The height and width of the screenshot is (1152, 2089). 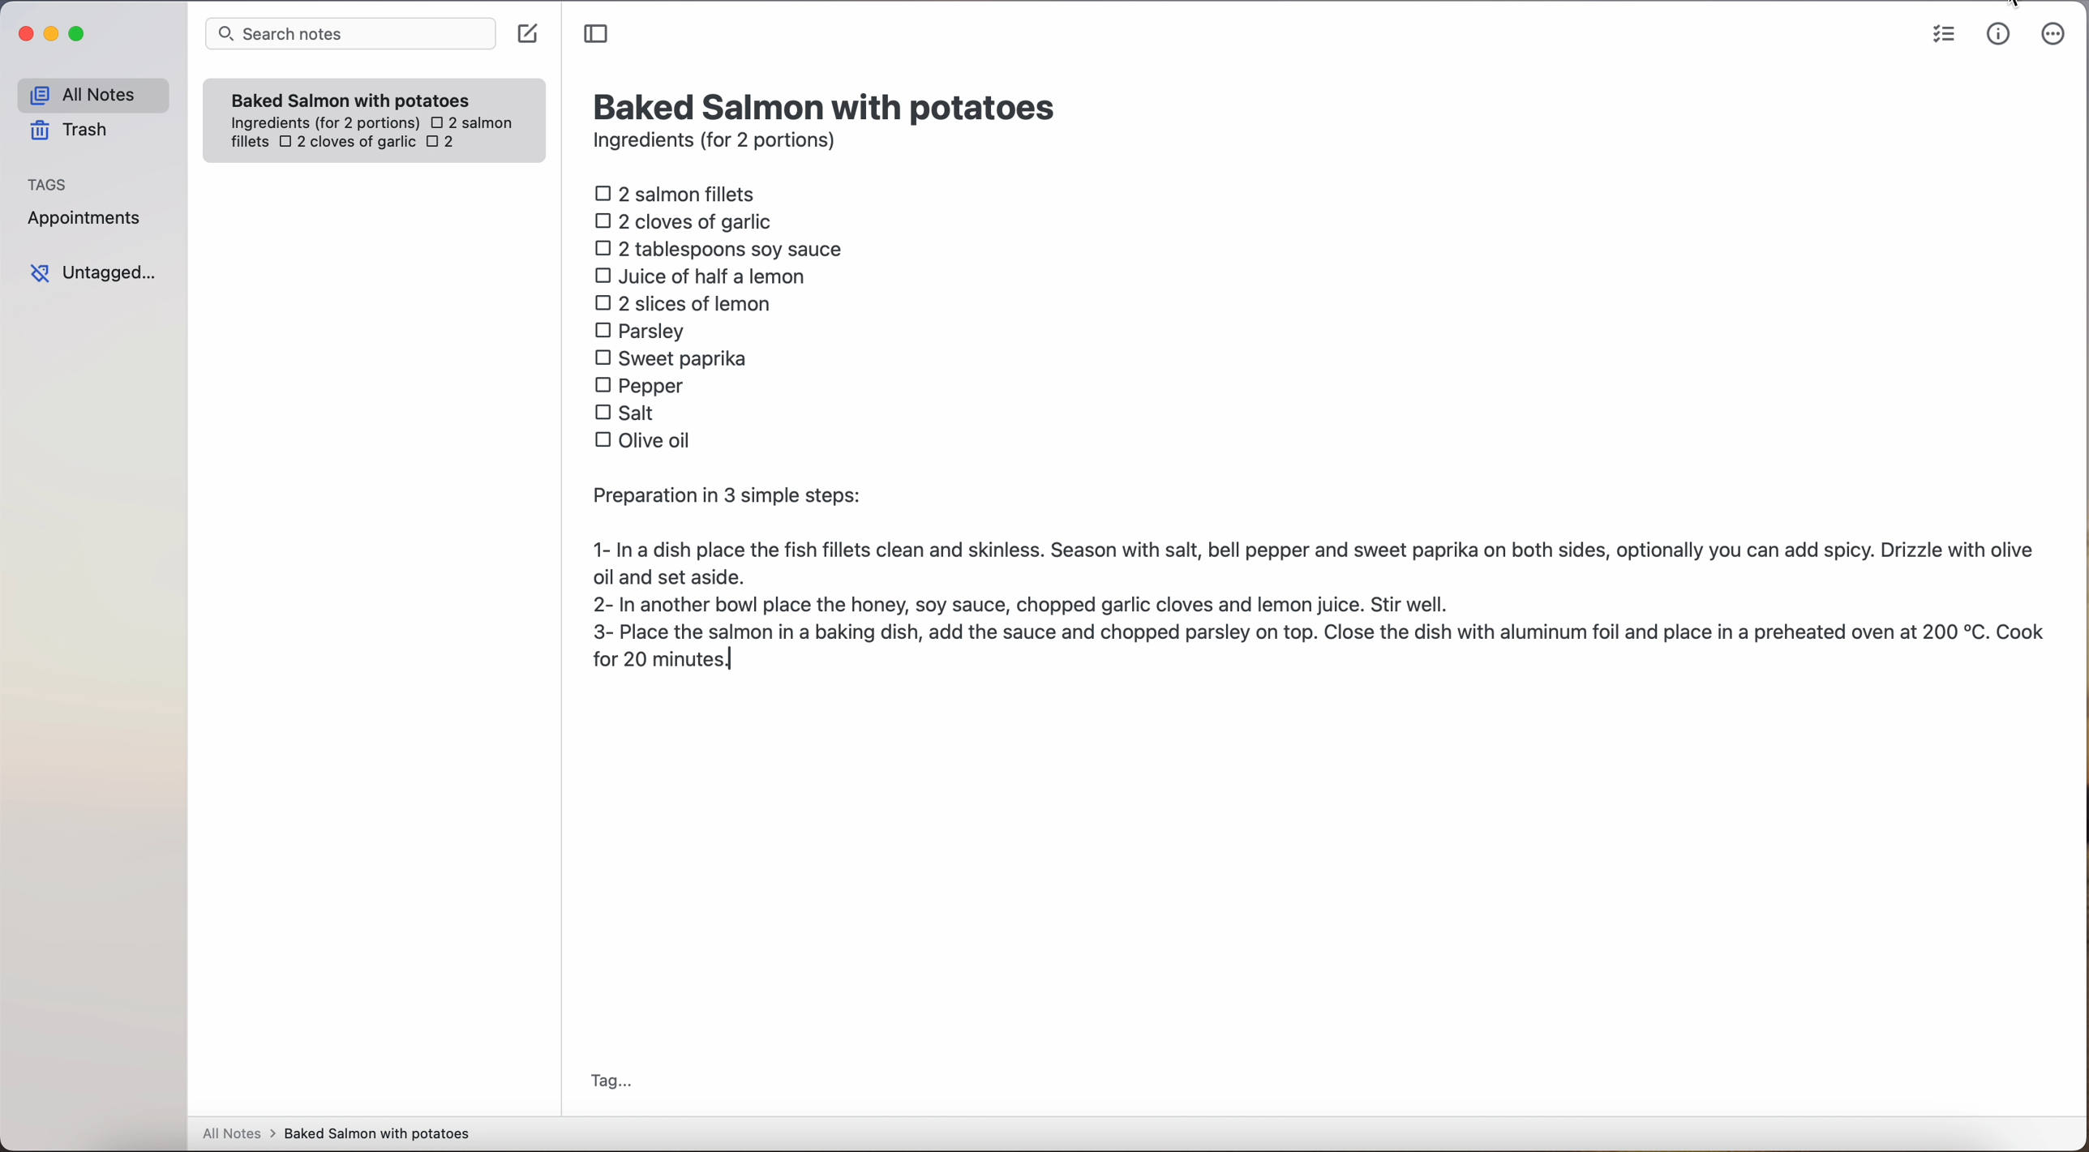 I want to click on 2 salmon, so click(x=470, y=120).